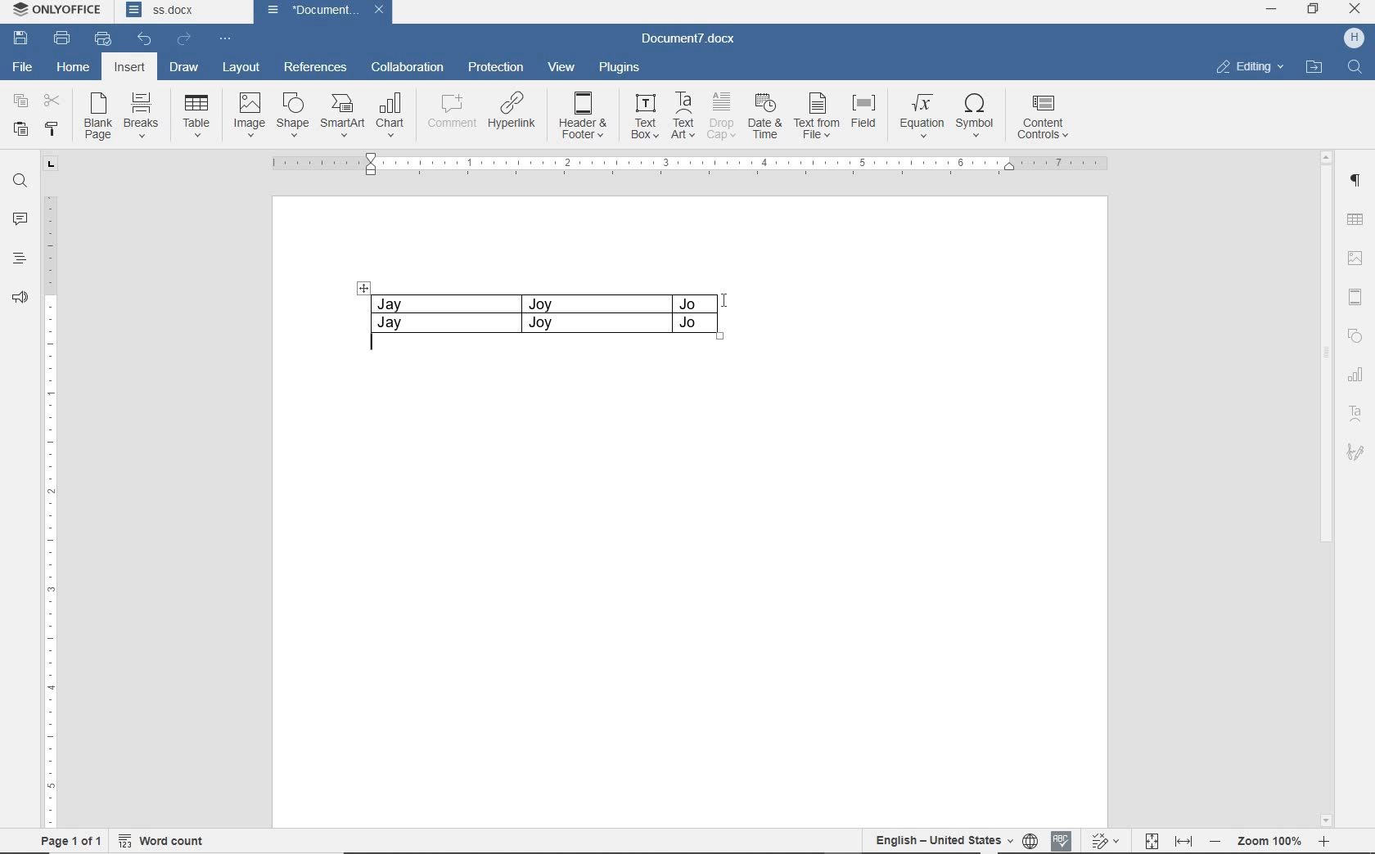 The width and height of the screenshot is (1375, 854). I want to click on IMAGE, so click(248, 115).